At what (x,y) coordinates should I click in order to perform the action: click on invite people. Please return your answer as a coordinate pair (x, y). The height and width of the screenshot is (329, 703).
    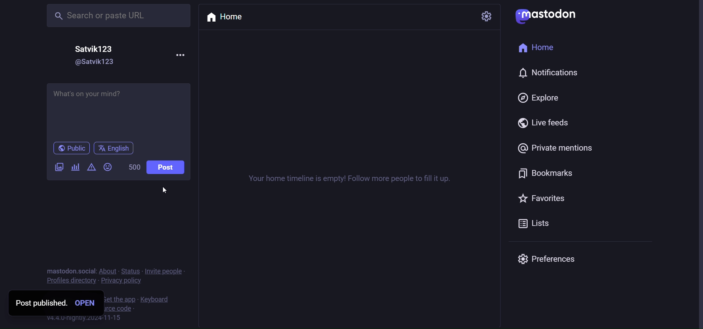
    Looking at the image, I should click on (167, 271).